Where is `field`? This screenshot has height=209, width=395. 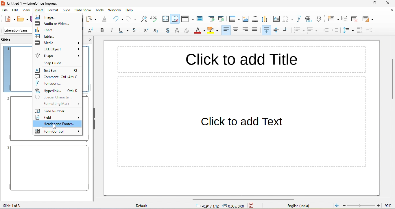
field is located at coordinates (58, 117).